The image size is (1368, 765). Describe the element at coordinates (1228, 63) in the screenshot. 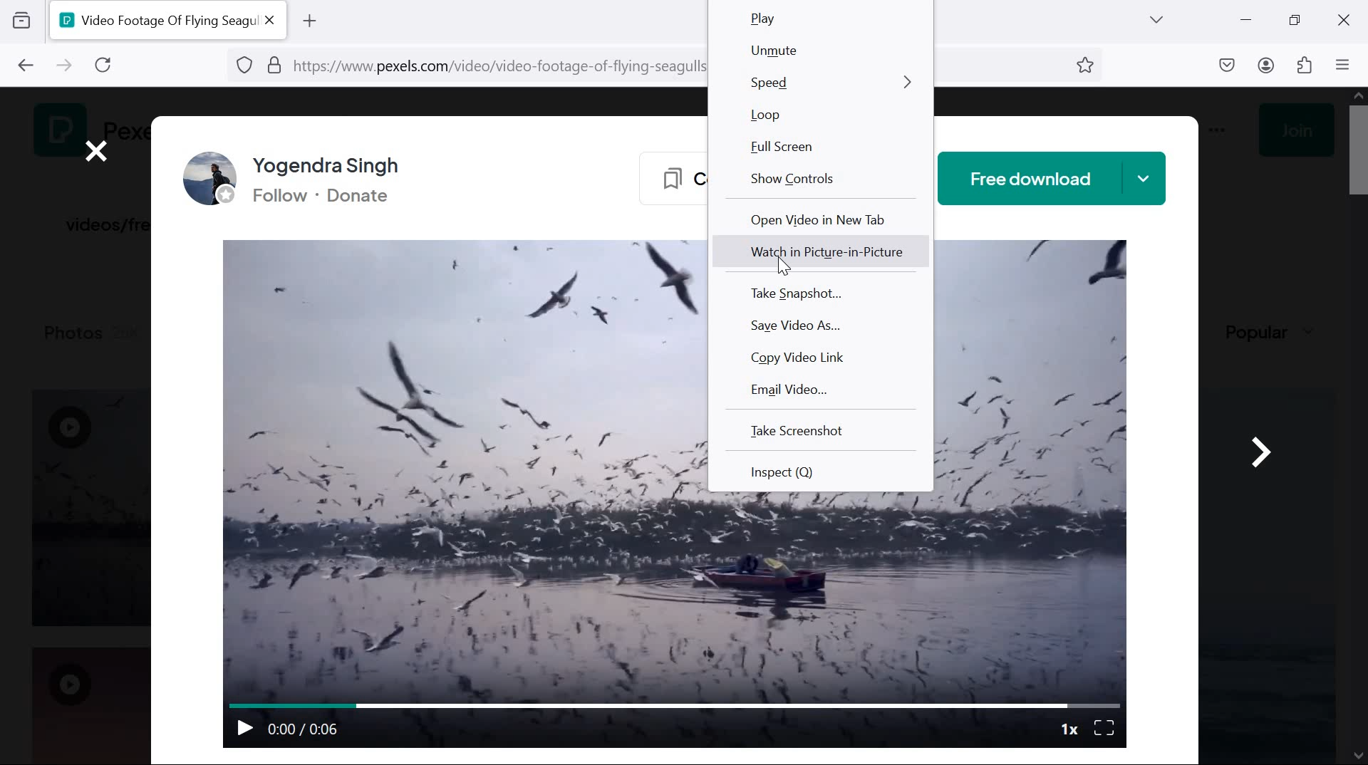

I see `downloads` at that location.